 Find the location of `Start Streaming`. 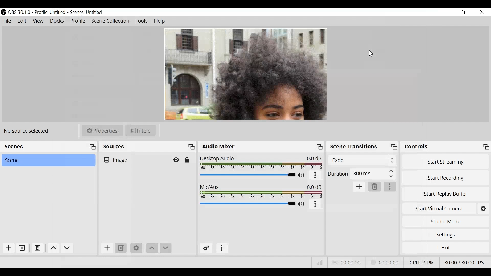

Start Streaming is located at coordinates (446, 161).